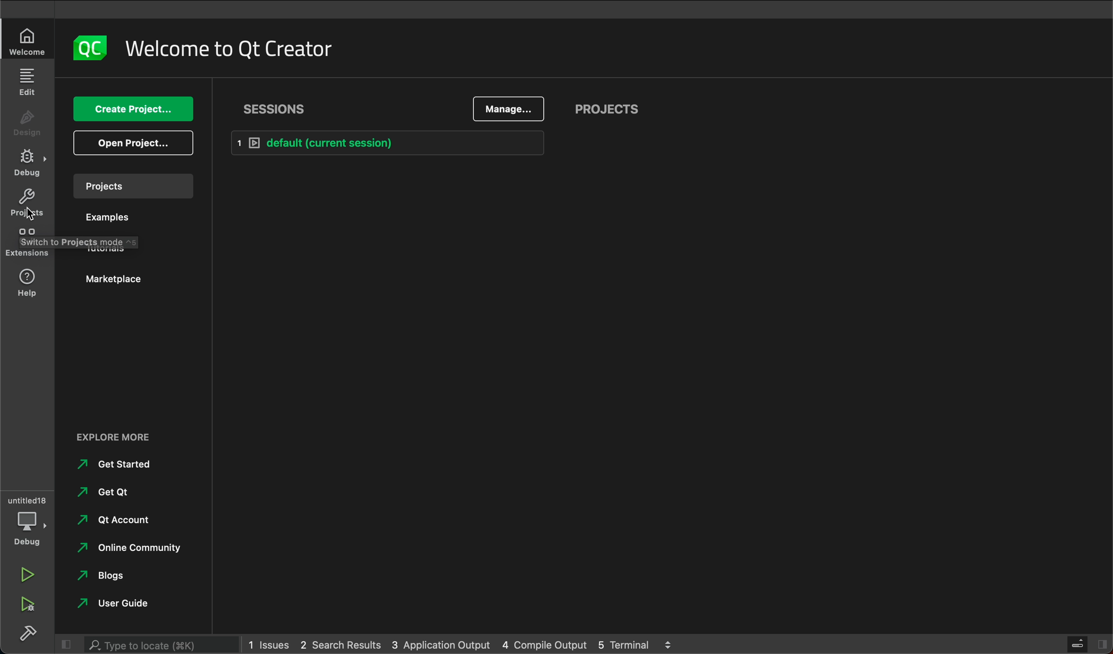  I want to click on user glide, so click(110, 604).